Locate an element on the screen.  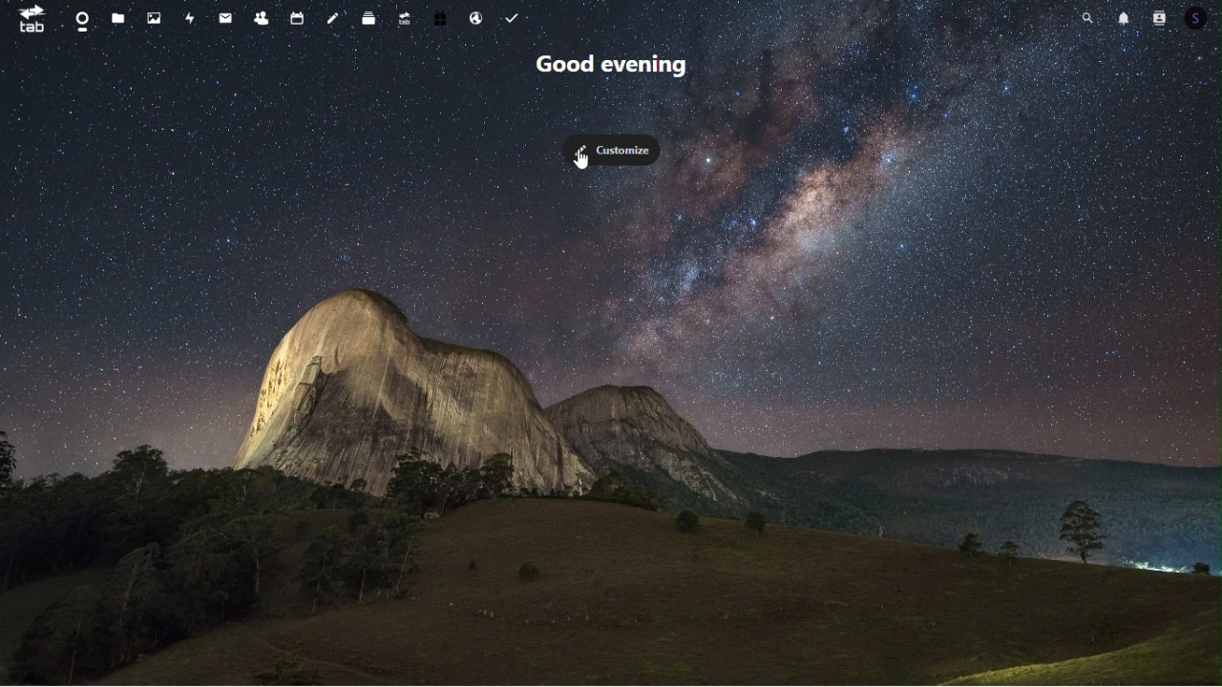
task is located at coordinates (516, 16).